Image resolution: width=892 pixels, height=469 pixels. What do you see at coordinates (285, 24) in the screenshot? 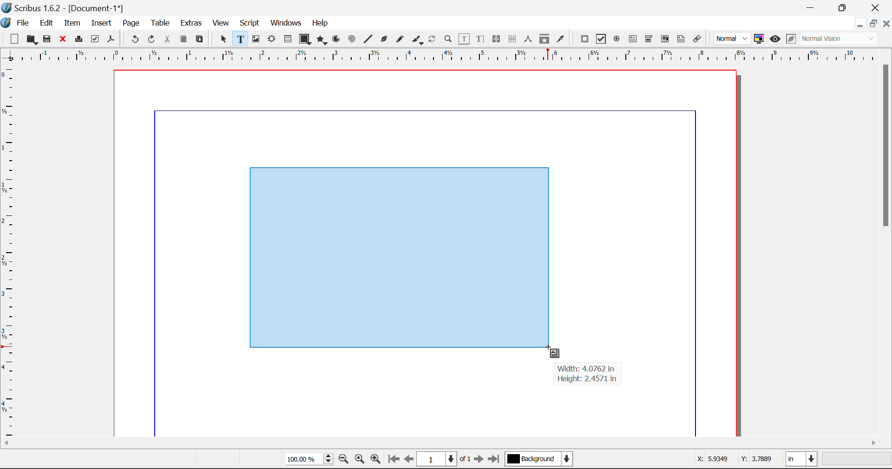
I see `Windows` at bounding box center [285, 24].